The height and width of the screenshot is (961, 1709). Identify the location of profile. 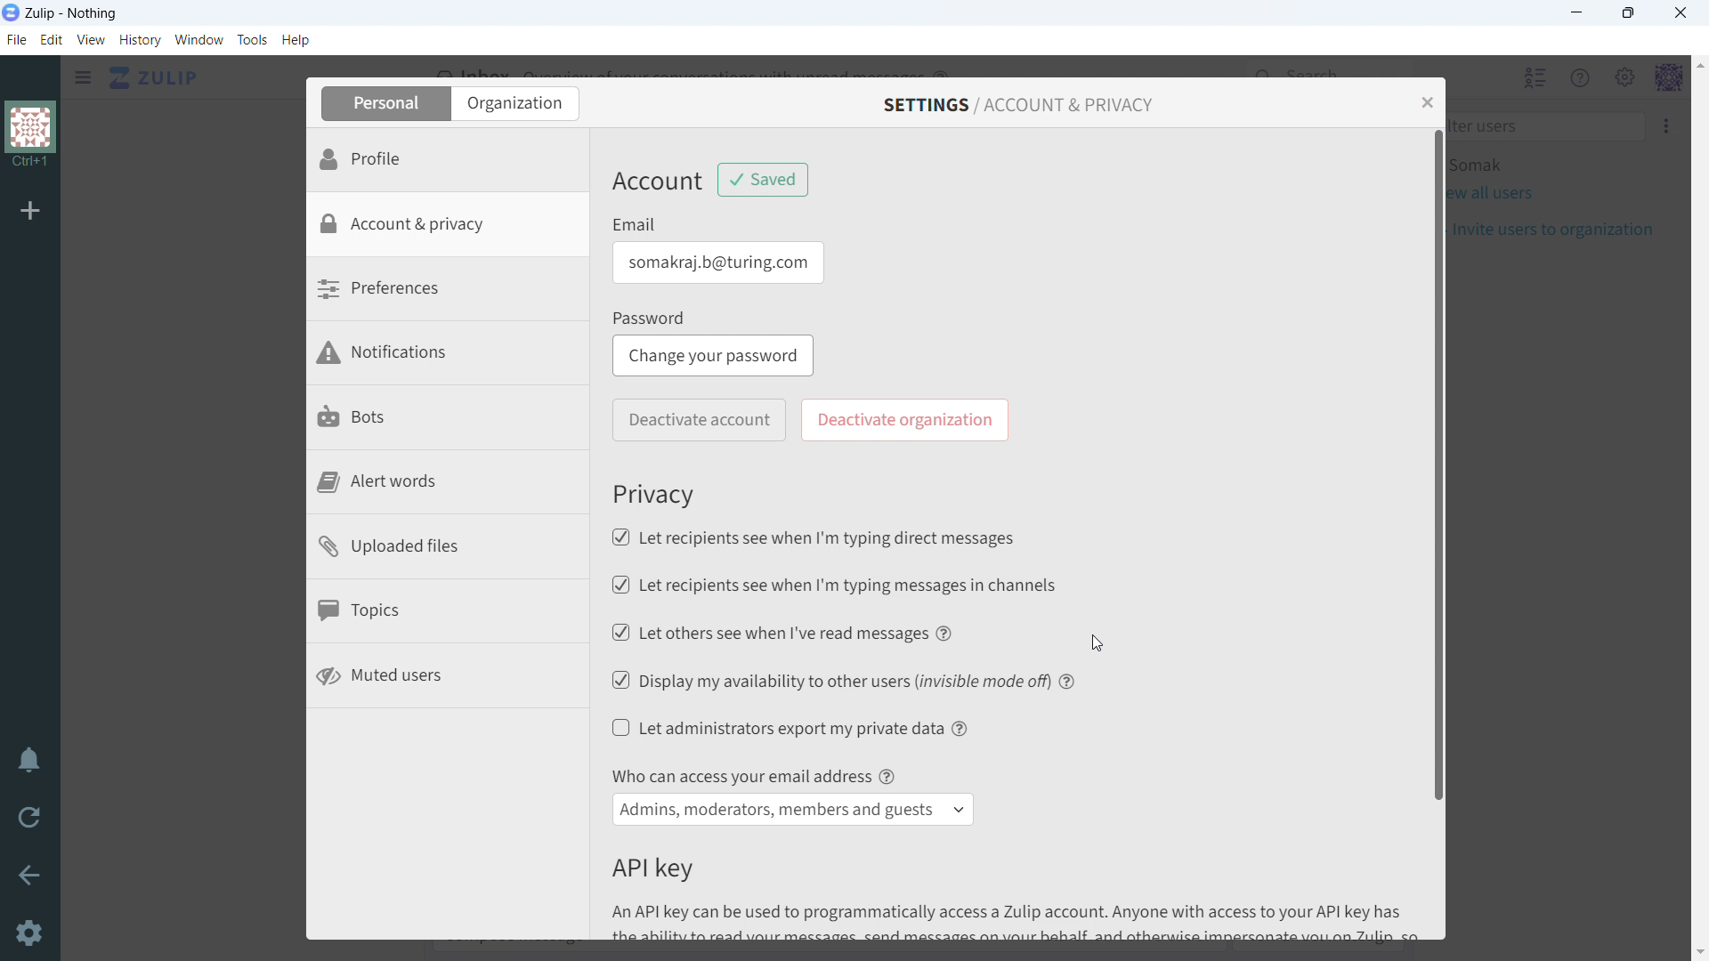
(446, 157).